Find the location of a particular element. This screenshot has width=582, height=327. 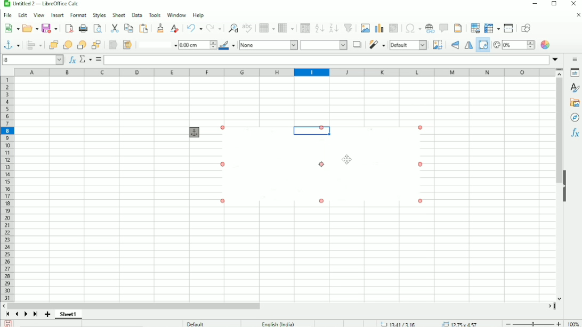

Tools is located at coordinates (155, 15).